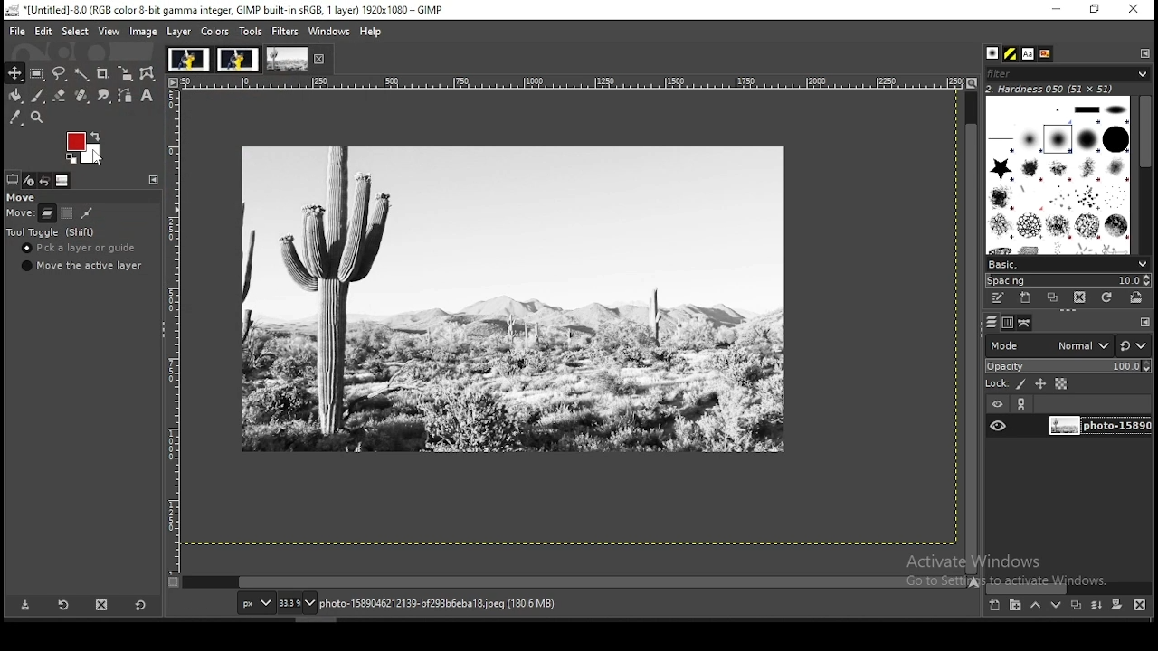 Image resolution: width=1158 pixels, height=651 pixels. What do you see at coordinates (1023, 404) in the screenshot?
I see `link` at bounding box center [1023, 404].